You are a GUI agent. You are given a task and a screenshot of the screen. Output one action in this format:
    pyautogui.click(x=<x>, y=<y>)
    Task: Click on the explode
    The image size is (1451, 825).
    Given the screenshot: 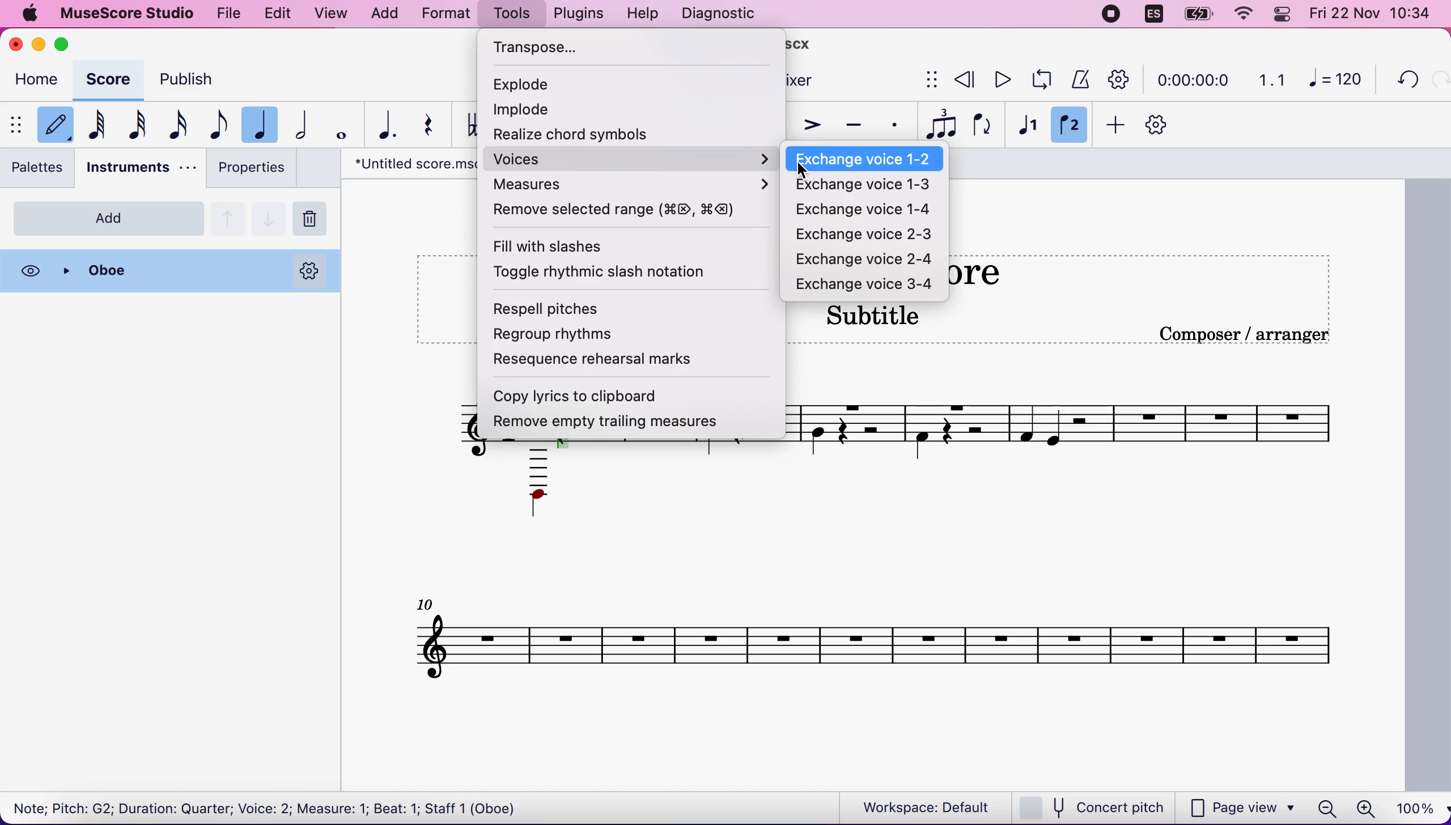 What is the action you would take?
    pyautogui.click(x=550, y=83)
    